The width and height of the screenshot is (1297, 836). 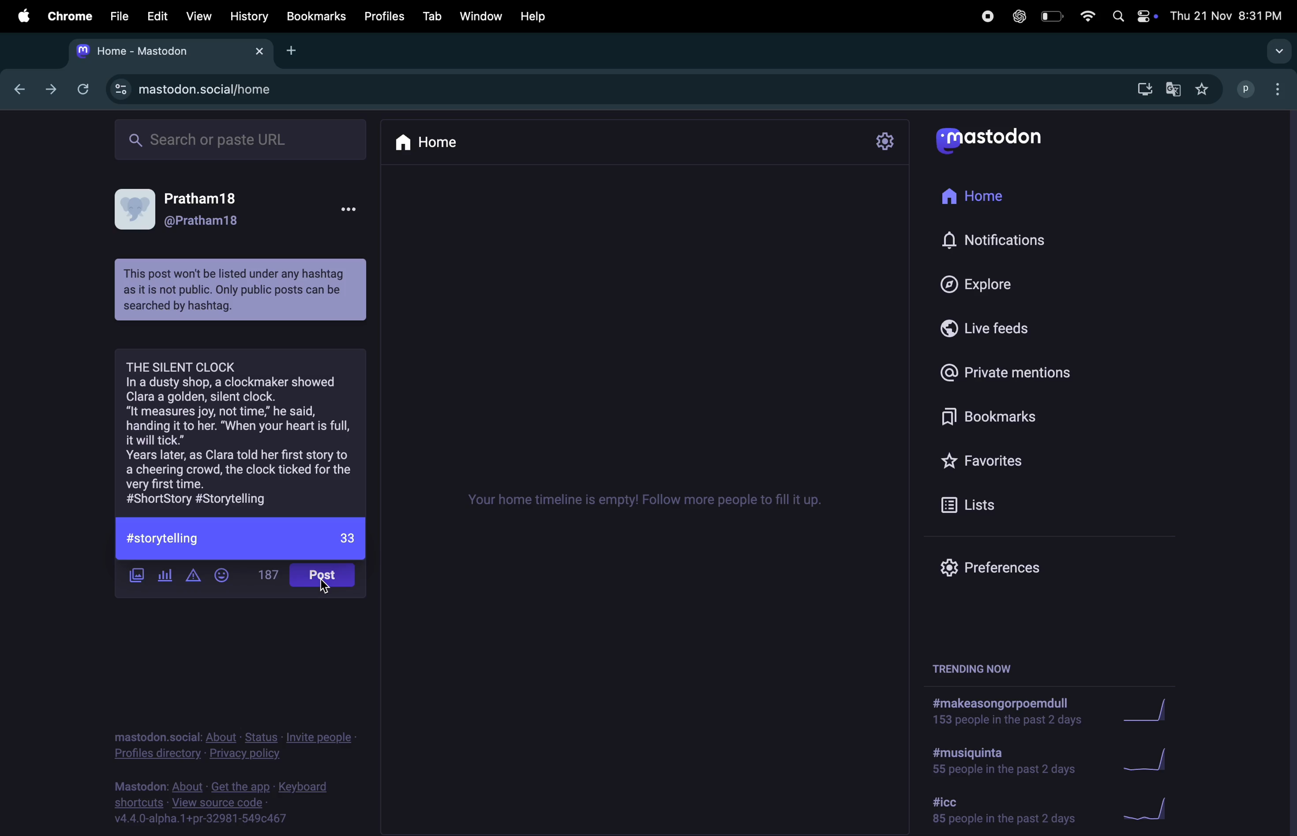 I want to click on user, so click(x=205, y=221).